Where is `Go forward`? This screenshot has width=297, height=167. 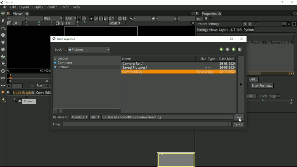
Go forward is located at coordinates (227, 49).